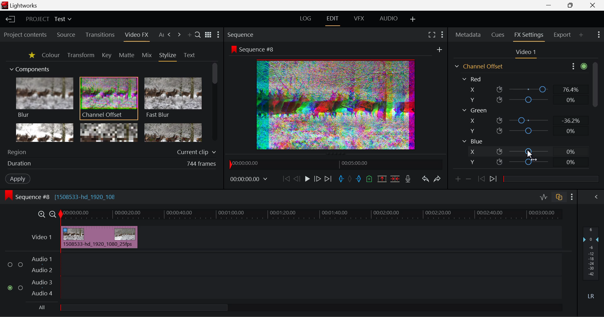 Image resolution: width=604 pixels, height=317 pixels. I want to click on Preview Altered, so click(340, 104).